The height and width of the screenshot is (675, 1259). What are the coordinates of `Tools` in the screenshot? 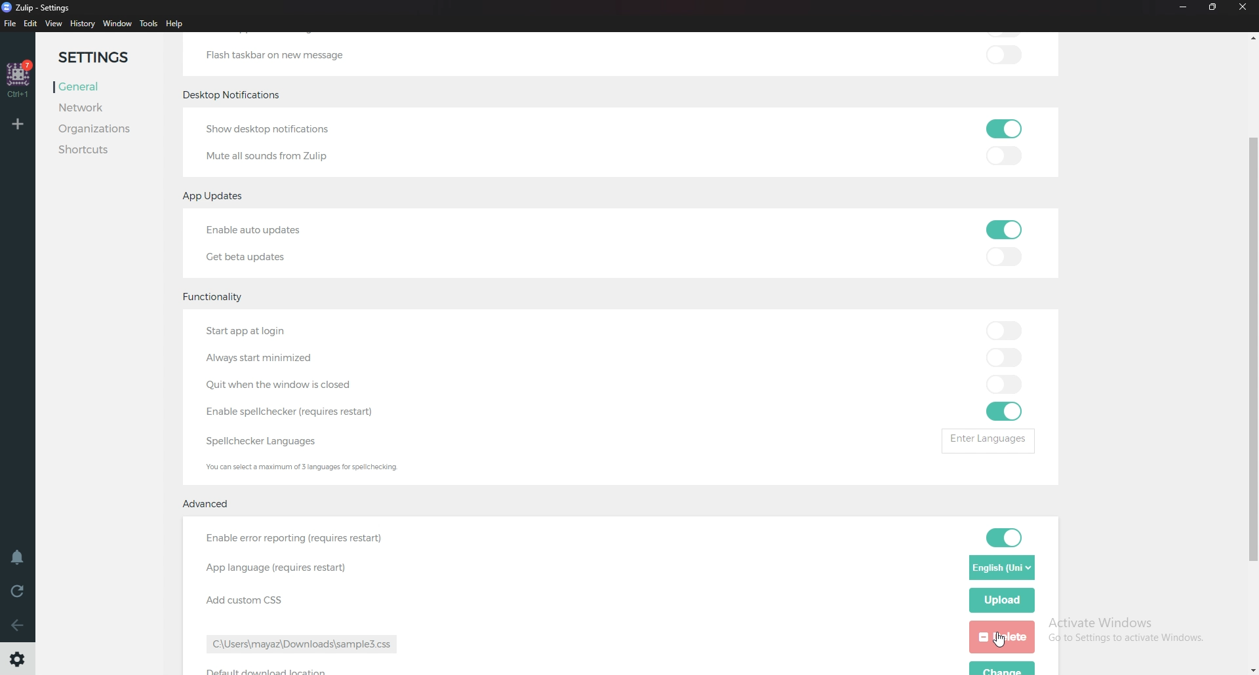 It's located at (149, 23).